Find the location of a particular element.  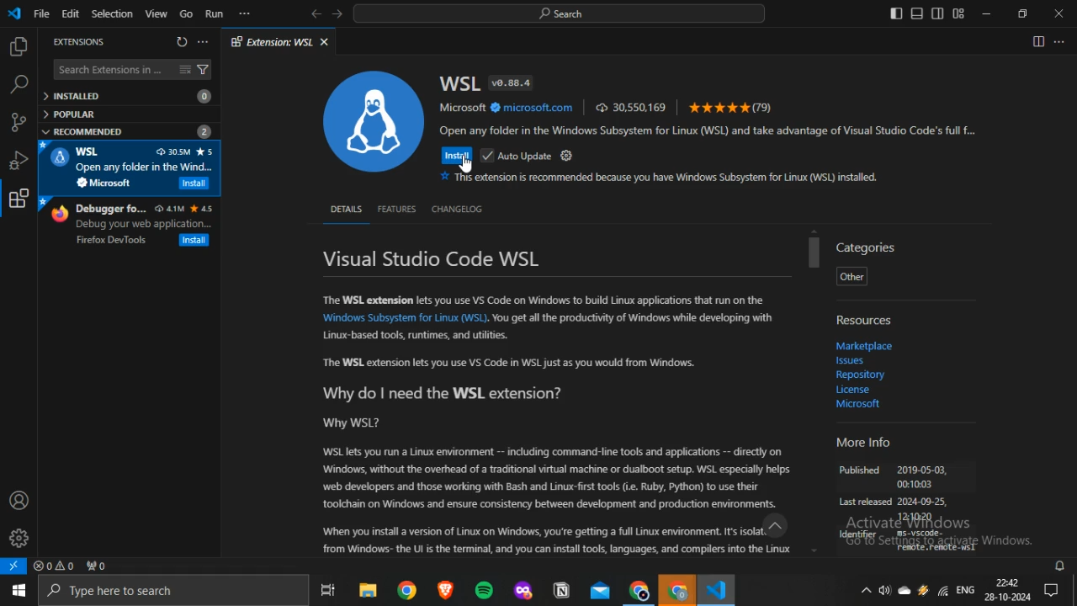

The WSL extension lets you use VS Code on Windows to build Linux applications that run on the is located at coordinates (542, 299).